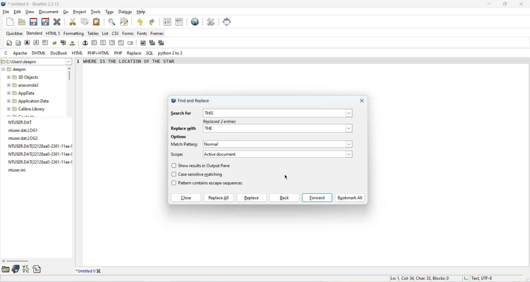 The image size is (530, 282). I want to click on cursor, so click(286, 179).